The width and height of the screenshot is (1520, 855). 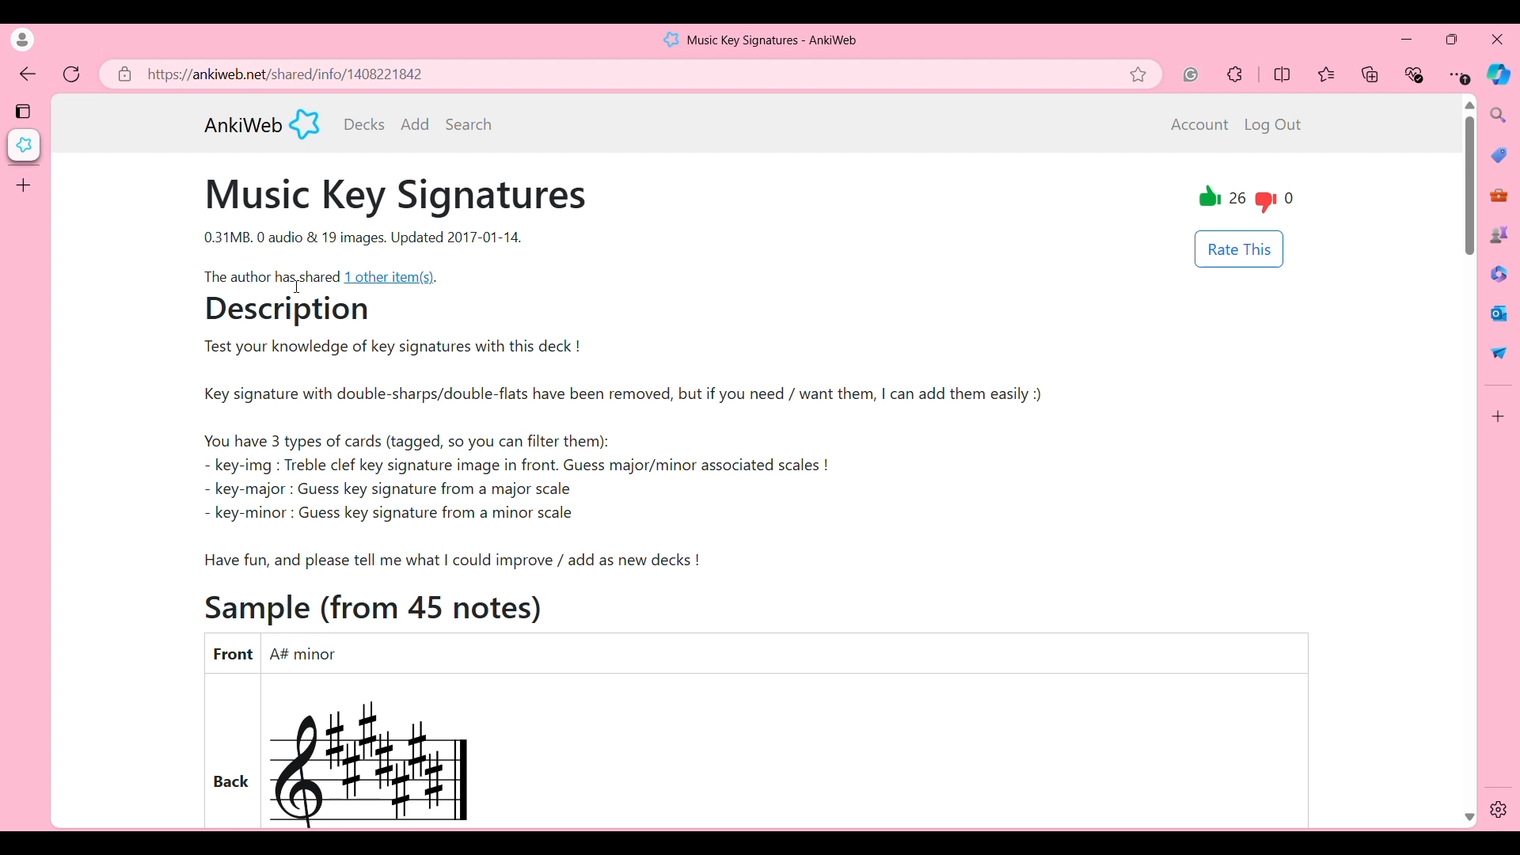 What do you see at coordinates (1459, 74) in the screenshot?
I see `Browser settings` at bounding box center [1459, 74].